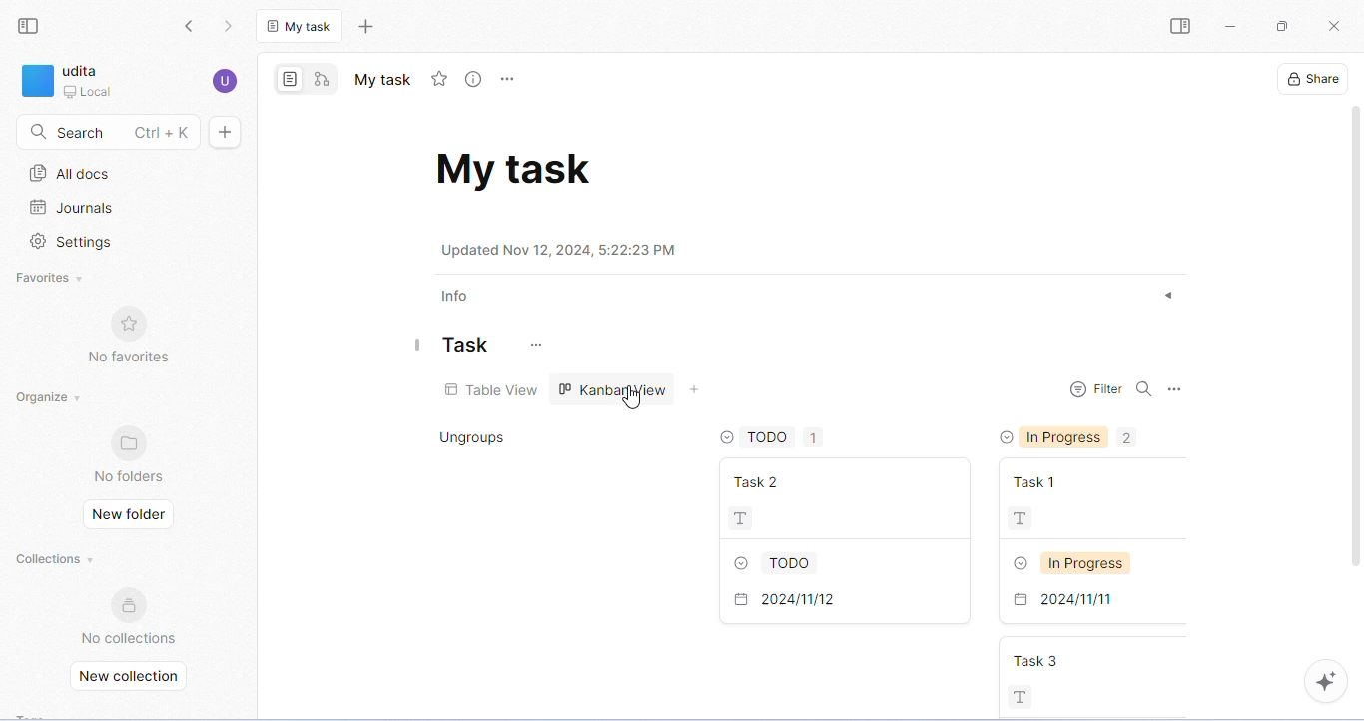 Image resolution: width=1364 pixels, height=721 pixels. I want to click on edgeless mode, so click(324, 81).